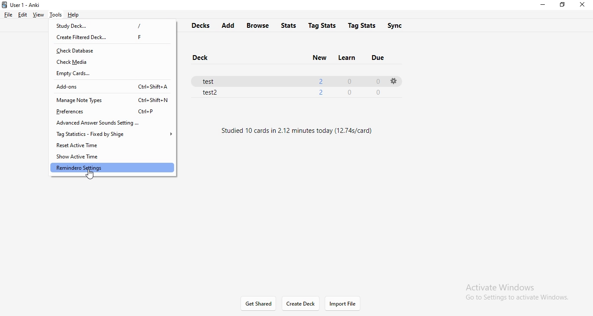 The image size is (593, 316). Describe the element at coordinates (259, 304) in the screenshot. I see `get shared` at that location.